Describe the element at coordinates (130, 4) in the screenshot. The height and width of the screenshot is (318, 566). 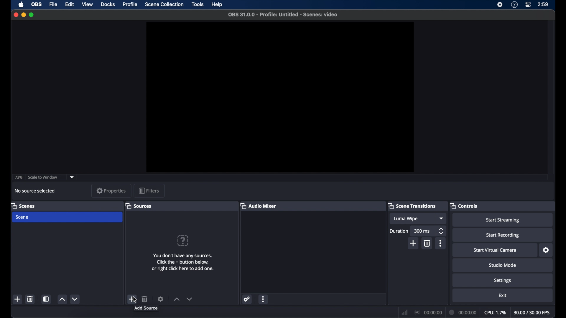
I see `profile` at that location.